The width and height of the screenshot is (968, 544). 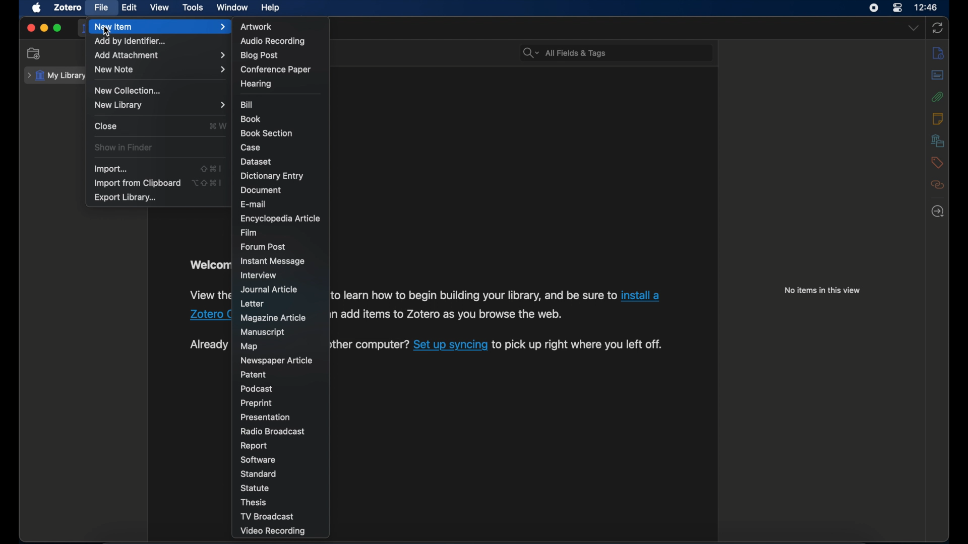 What do you see at coordinates (34, 53) in the screenshot?
I see `new collection` at bounding box center [34, 53].